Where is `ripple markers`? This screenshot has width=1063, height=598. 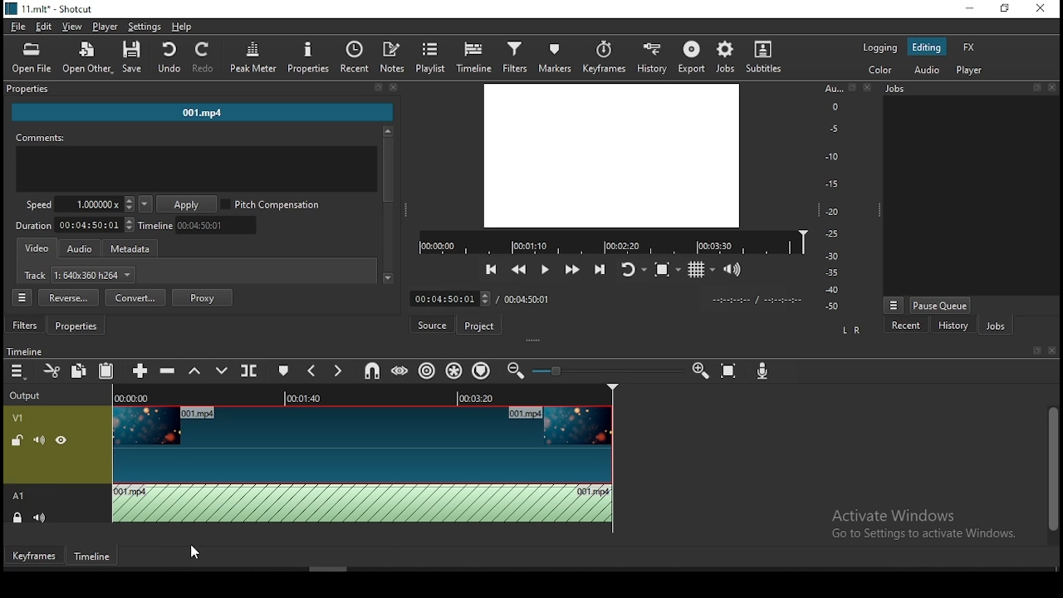 ripple markers is located at coordinates (483, 369).